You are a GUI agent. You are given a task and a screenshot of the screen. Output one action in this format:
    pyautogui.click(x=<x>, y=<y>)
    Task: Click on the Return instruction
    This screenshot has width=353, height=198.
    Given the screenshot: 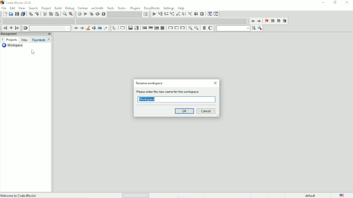 What is the action you would take?
    pyautogui.click(x=183, y=28)
    